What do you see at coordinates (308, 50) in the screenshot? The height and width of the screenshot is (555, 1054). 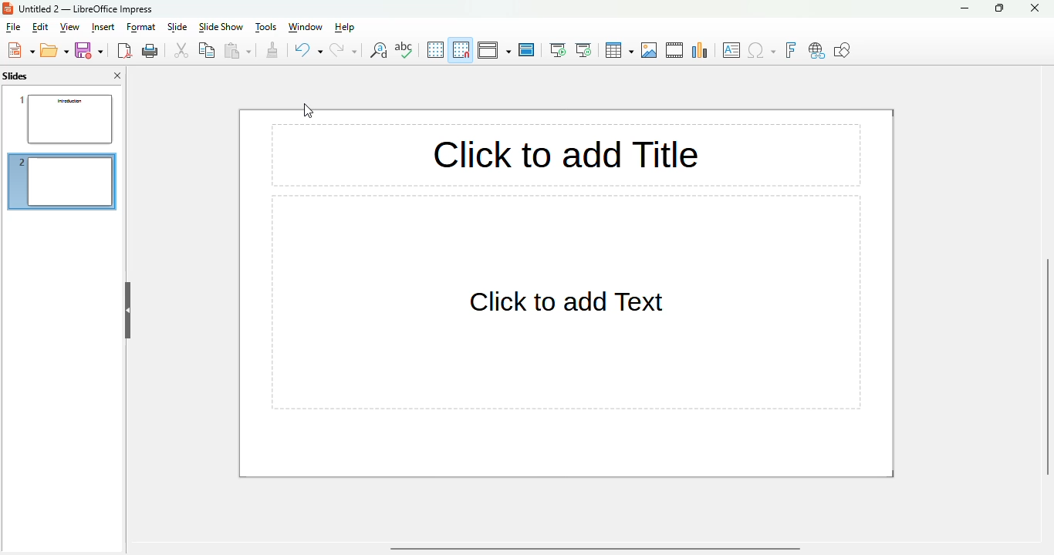 I see `undo` at bounding box center [308, 50].